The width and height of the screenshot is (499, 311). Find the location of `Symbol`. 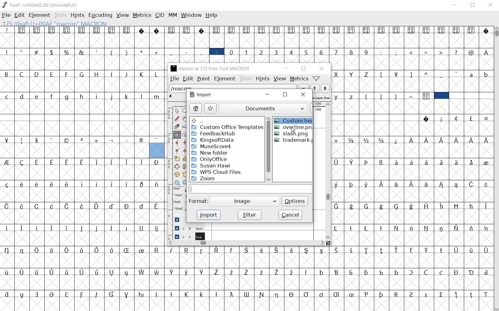

Symbol is located at coordinates (127, 140).